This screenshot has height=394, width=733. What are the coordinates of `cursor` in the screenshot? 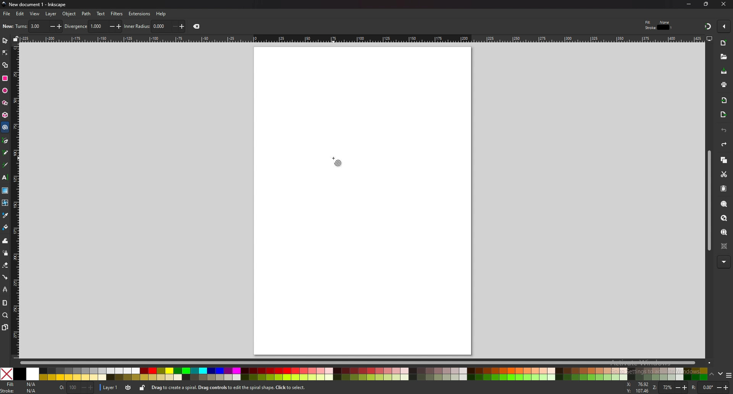 It's located at (7, 134).